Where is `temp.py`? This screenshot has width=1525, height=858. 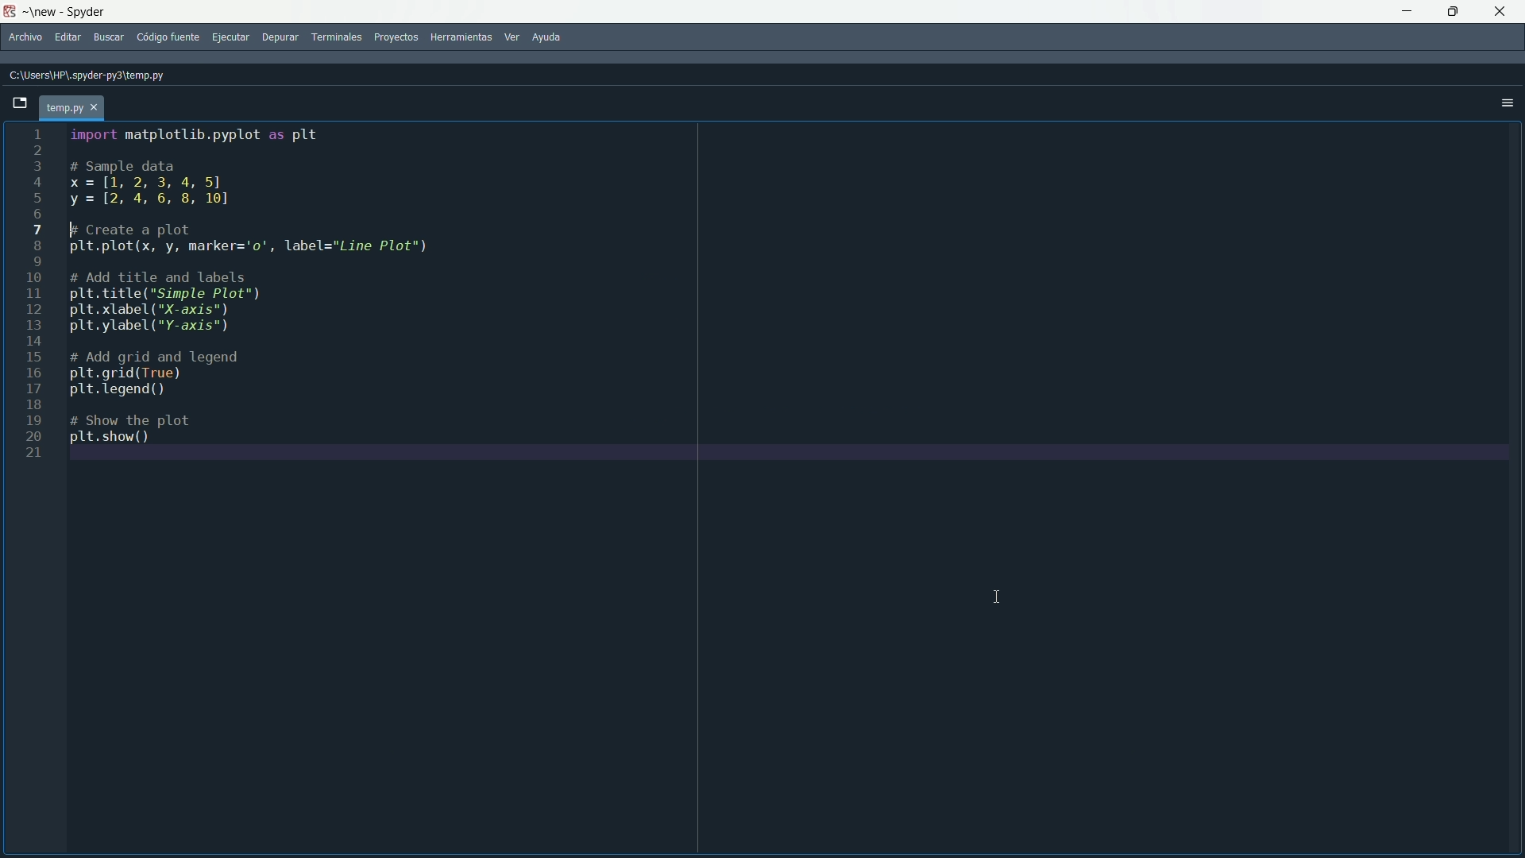 temp.py is located at coordinates (71, 106).